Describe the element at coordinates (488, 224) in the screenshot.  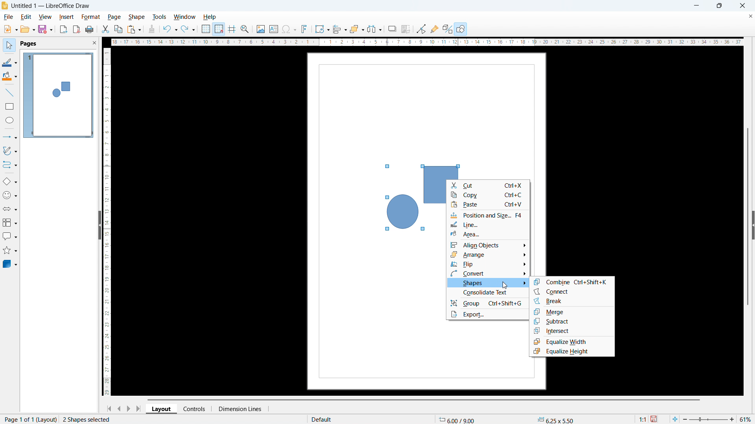
I see `line` at that location.